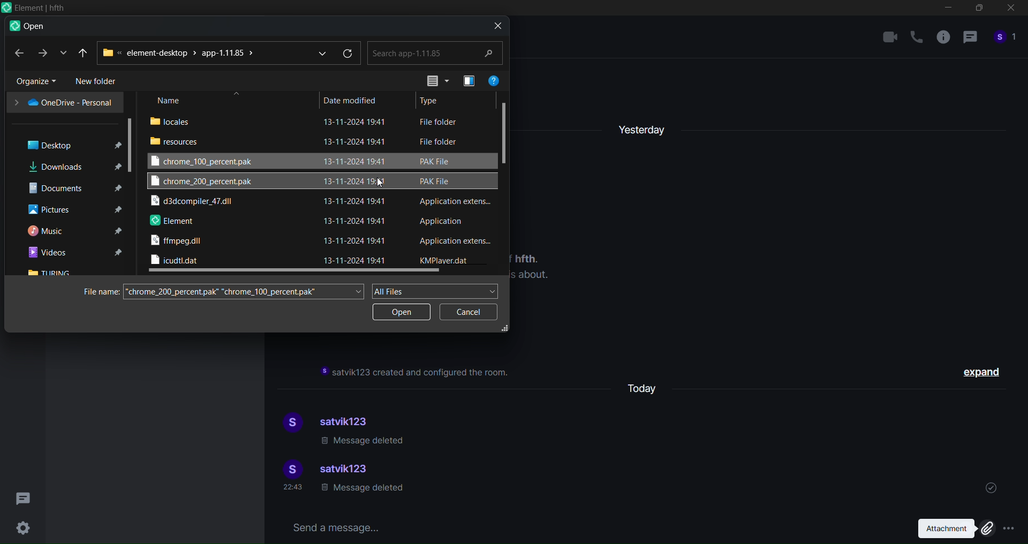  What do you see at coordinates (25, 495) in the screenshot?
I see `threads` at bounding box center [25, 495].